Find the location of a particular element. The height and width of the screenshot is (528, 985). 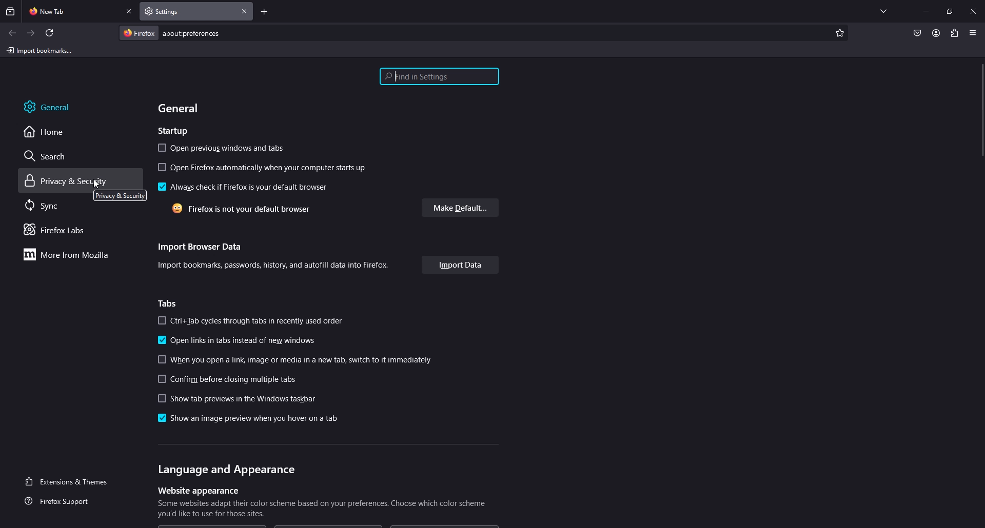

add tab is located at coordinates (264, 13).